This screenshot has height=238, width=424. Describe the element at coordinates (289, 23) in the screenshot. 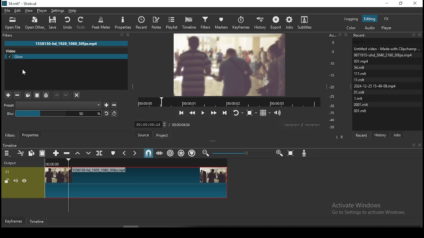

I see `jobs` at that location.